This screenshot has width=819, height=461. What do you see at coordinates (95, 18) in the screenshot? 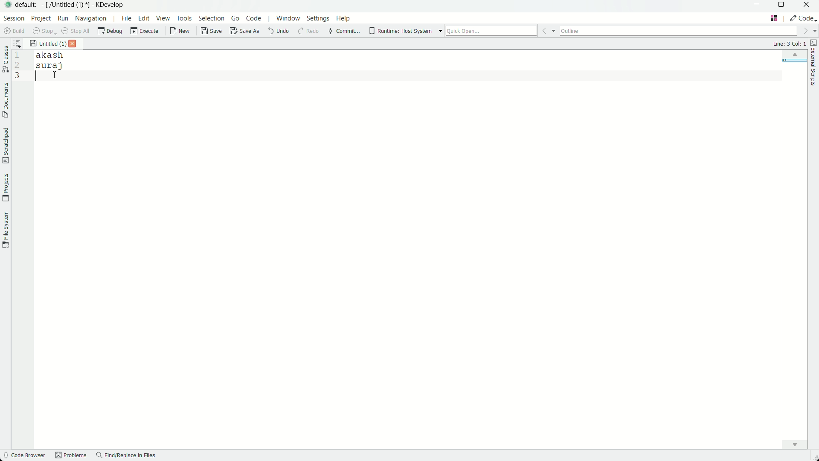
I see `navigation menu` at bounding box center [95, 18].